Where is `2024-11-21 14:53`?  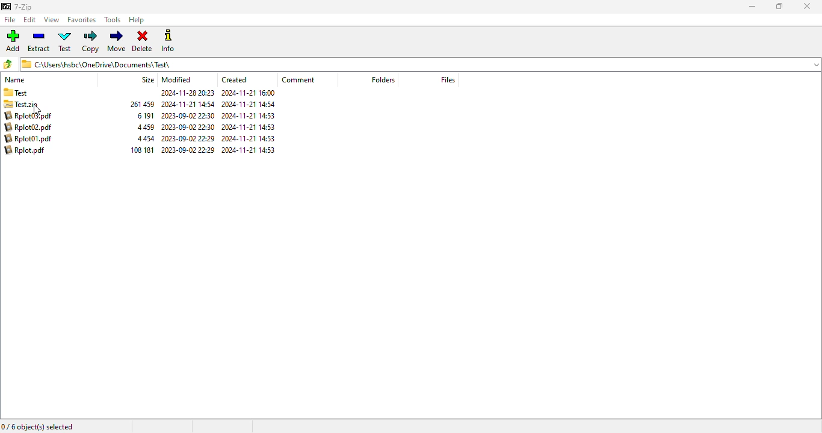 2024-11-21 14:53 is located at coordinates (250, 150).